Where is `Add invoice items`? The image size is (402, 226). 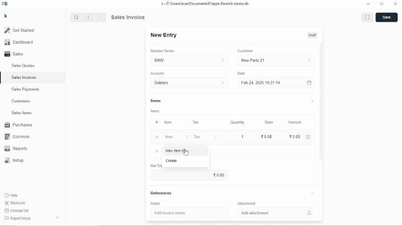 Add invoice items is located at coordinates (170, 213).